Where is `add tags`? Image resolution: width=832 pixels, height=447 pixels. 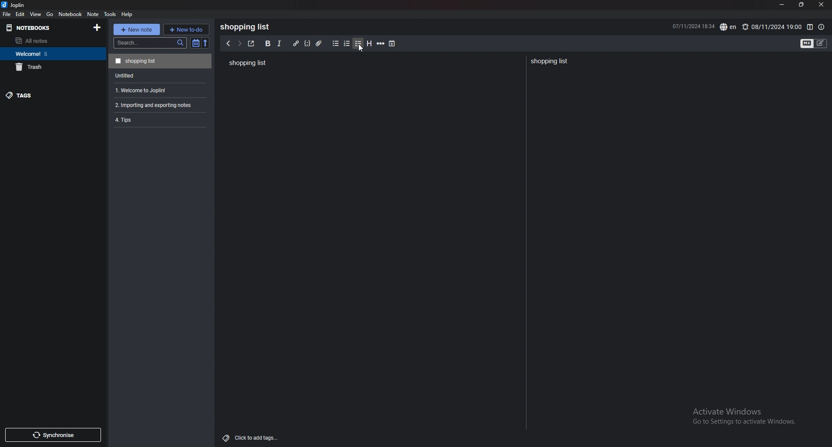
add tags is located at coordinates (251, 438).